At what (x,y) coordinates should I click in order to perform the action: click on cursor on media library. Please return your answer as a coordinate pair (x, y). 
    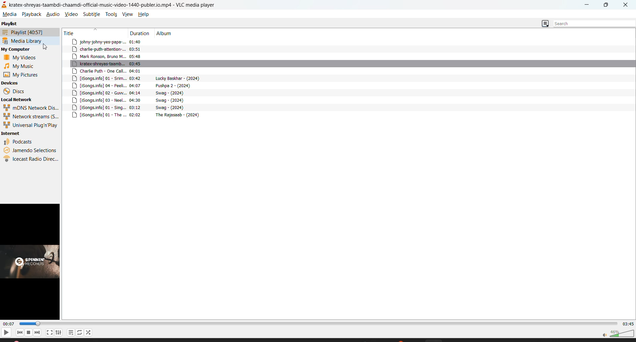
    Looking at the image, I should click on (45, 48).